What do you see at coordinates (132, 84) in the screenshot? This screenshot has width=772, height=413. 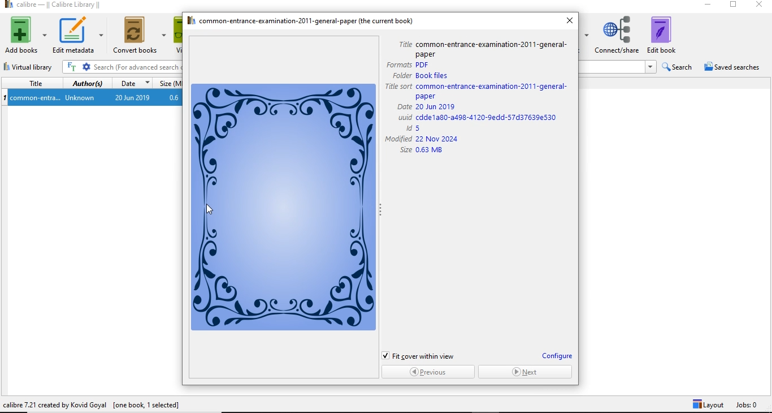 I see `Date` at bounding box center [132, 84].